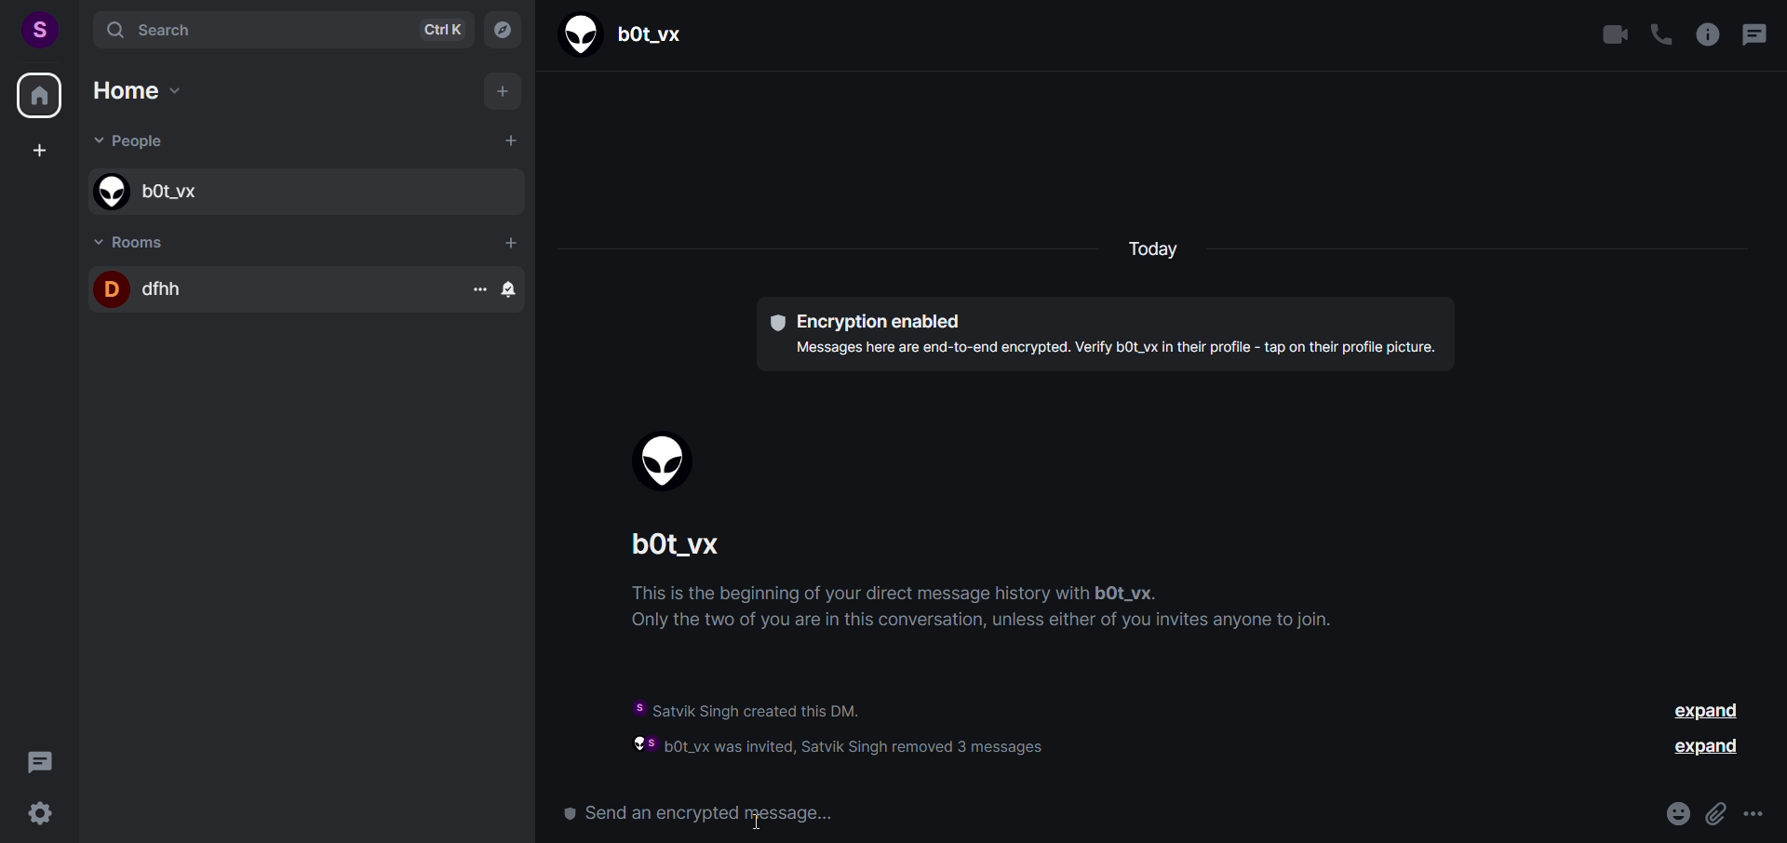 The image size is (1787, 843). What do you see at coordinates (1707, 710) in the screenshot?
I see `expand` at bounding box center [1707, 710].